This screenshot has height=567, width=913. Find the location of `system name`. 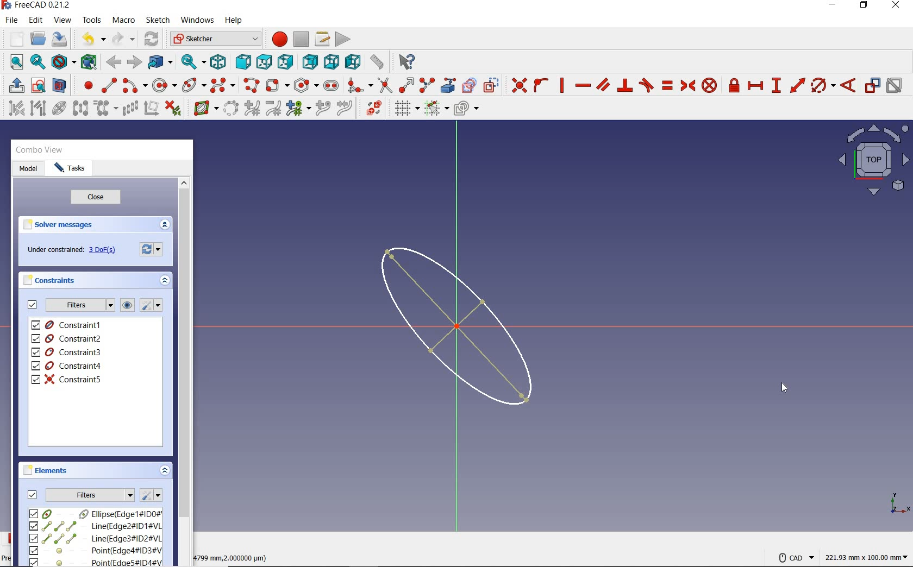

system name is located at coordinates (36, 5).